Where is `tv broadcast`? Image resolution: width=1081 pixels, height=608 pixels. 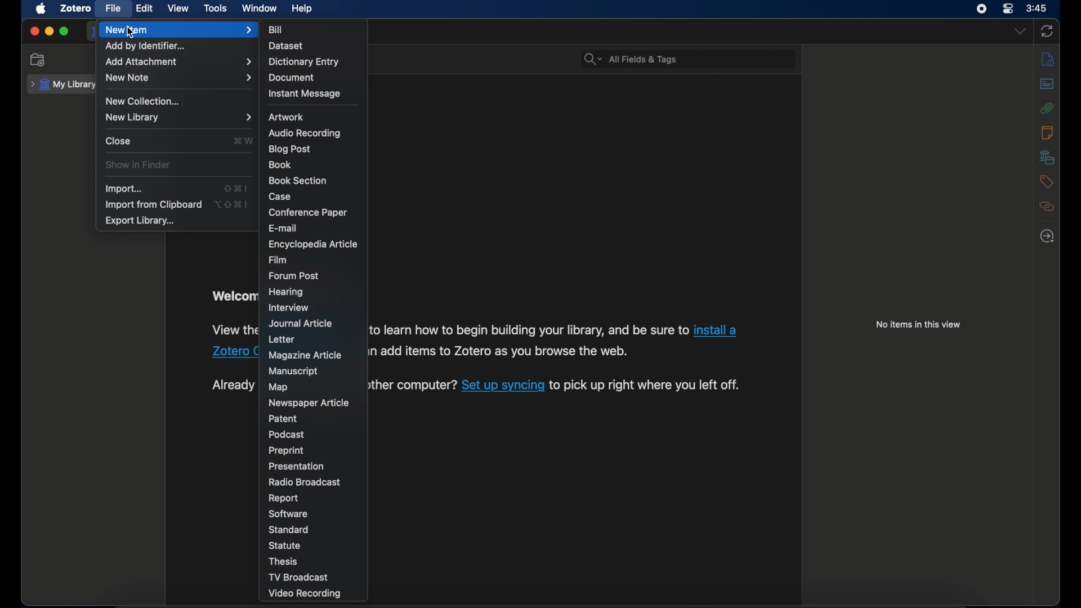
tv broadcast is located at coordinates (298, 577).